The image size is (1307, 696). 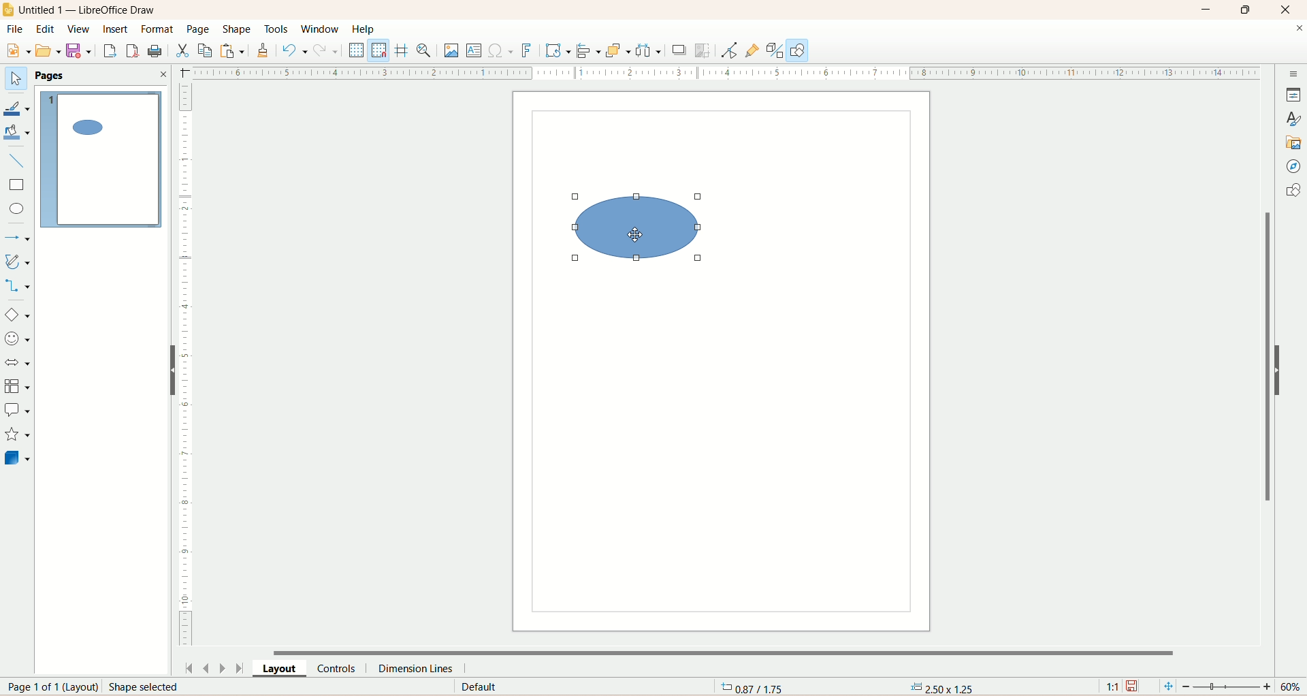 I want to click on , so click(x=451, y=50).